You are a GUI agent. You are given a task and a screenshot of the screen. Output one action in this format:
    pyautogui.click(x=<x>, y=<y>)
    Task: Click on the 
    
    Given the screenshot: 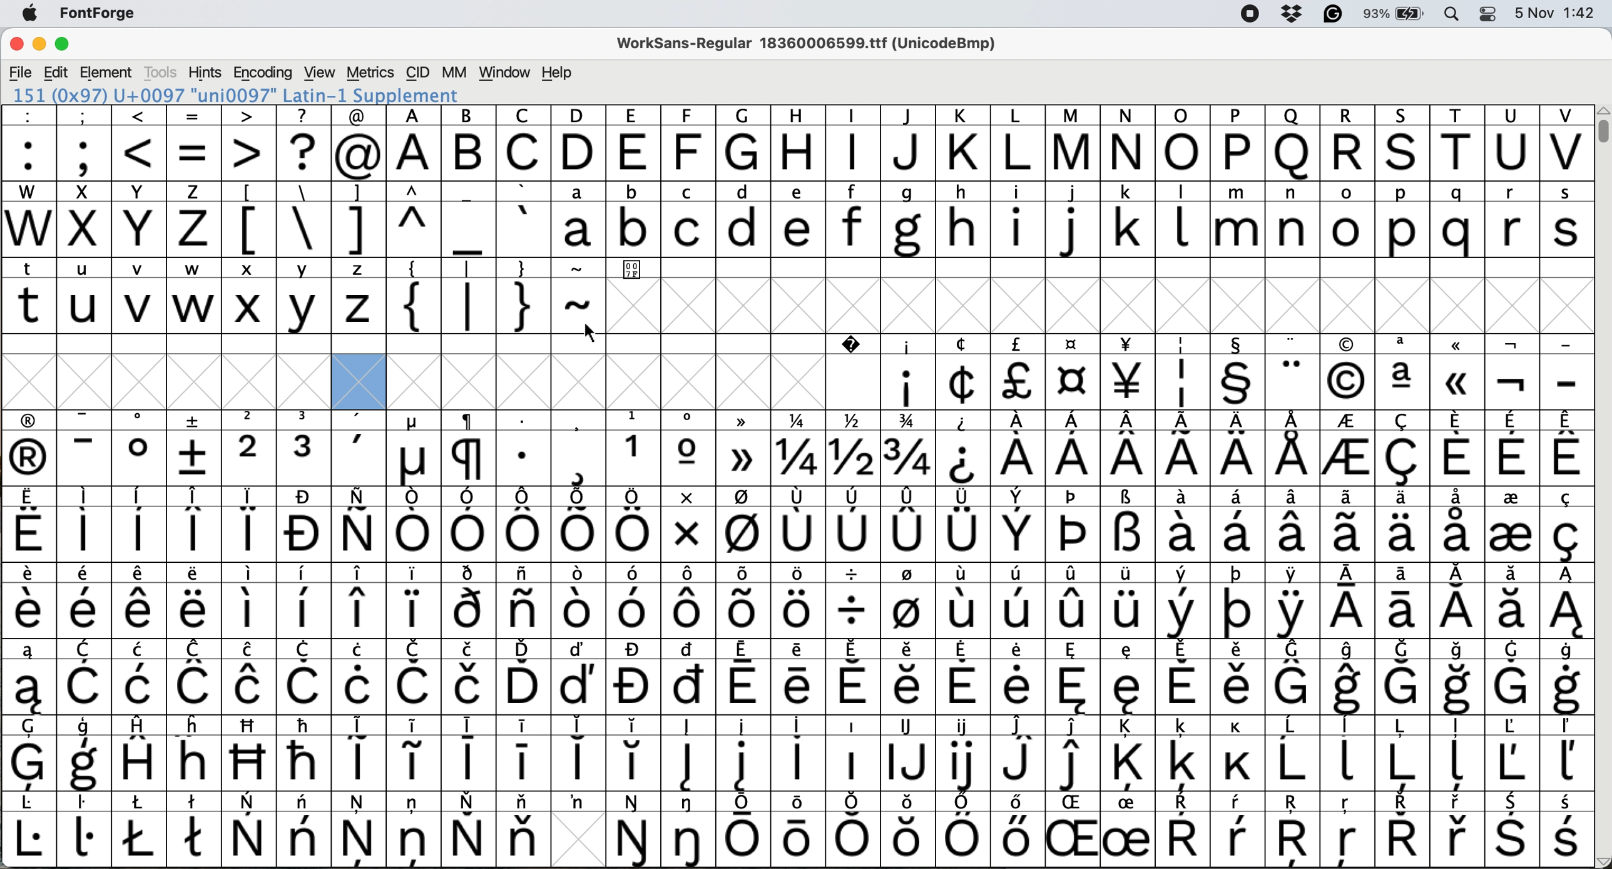 What is the action you would take?
    pyautogui.click(x=909, y=829)
    